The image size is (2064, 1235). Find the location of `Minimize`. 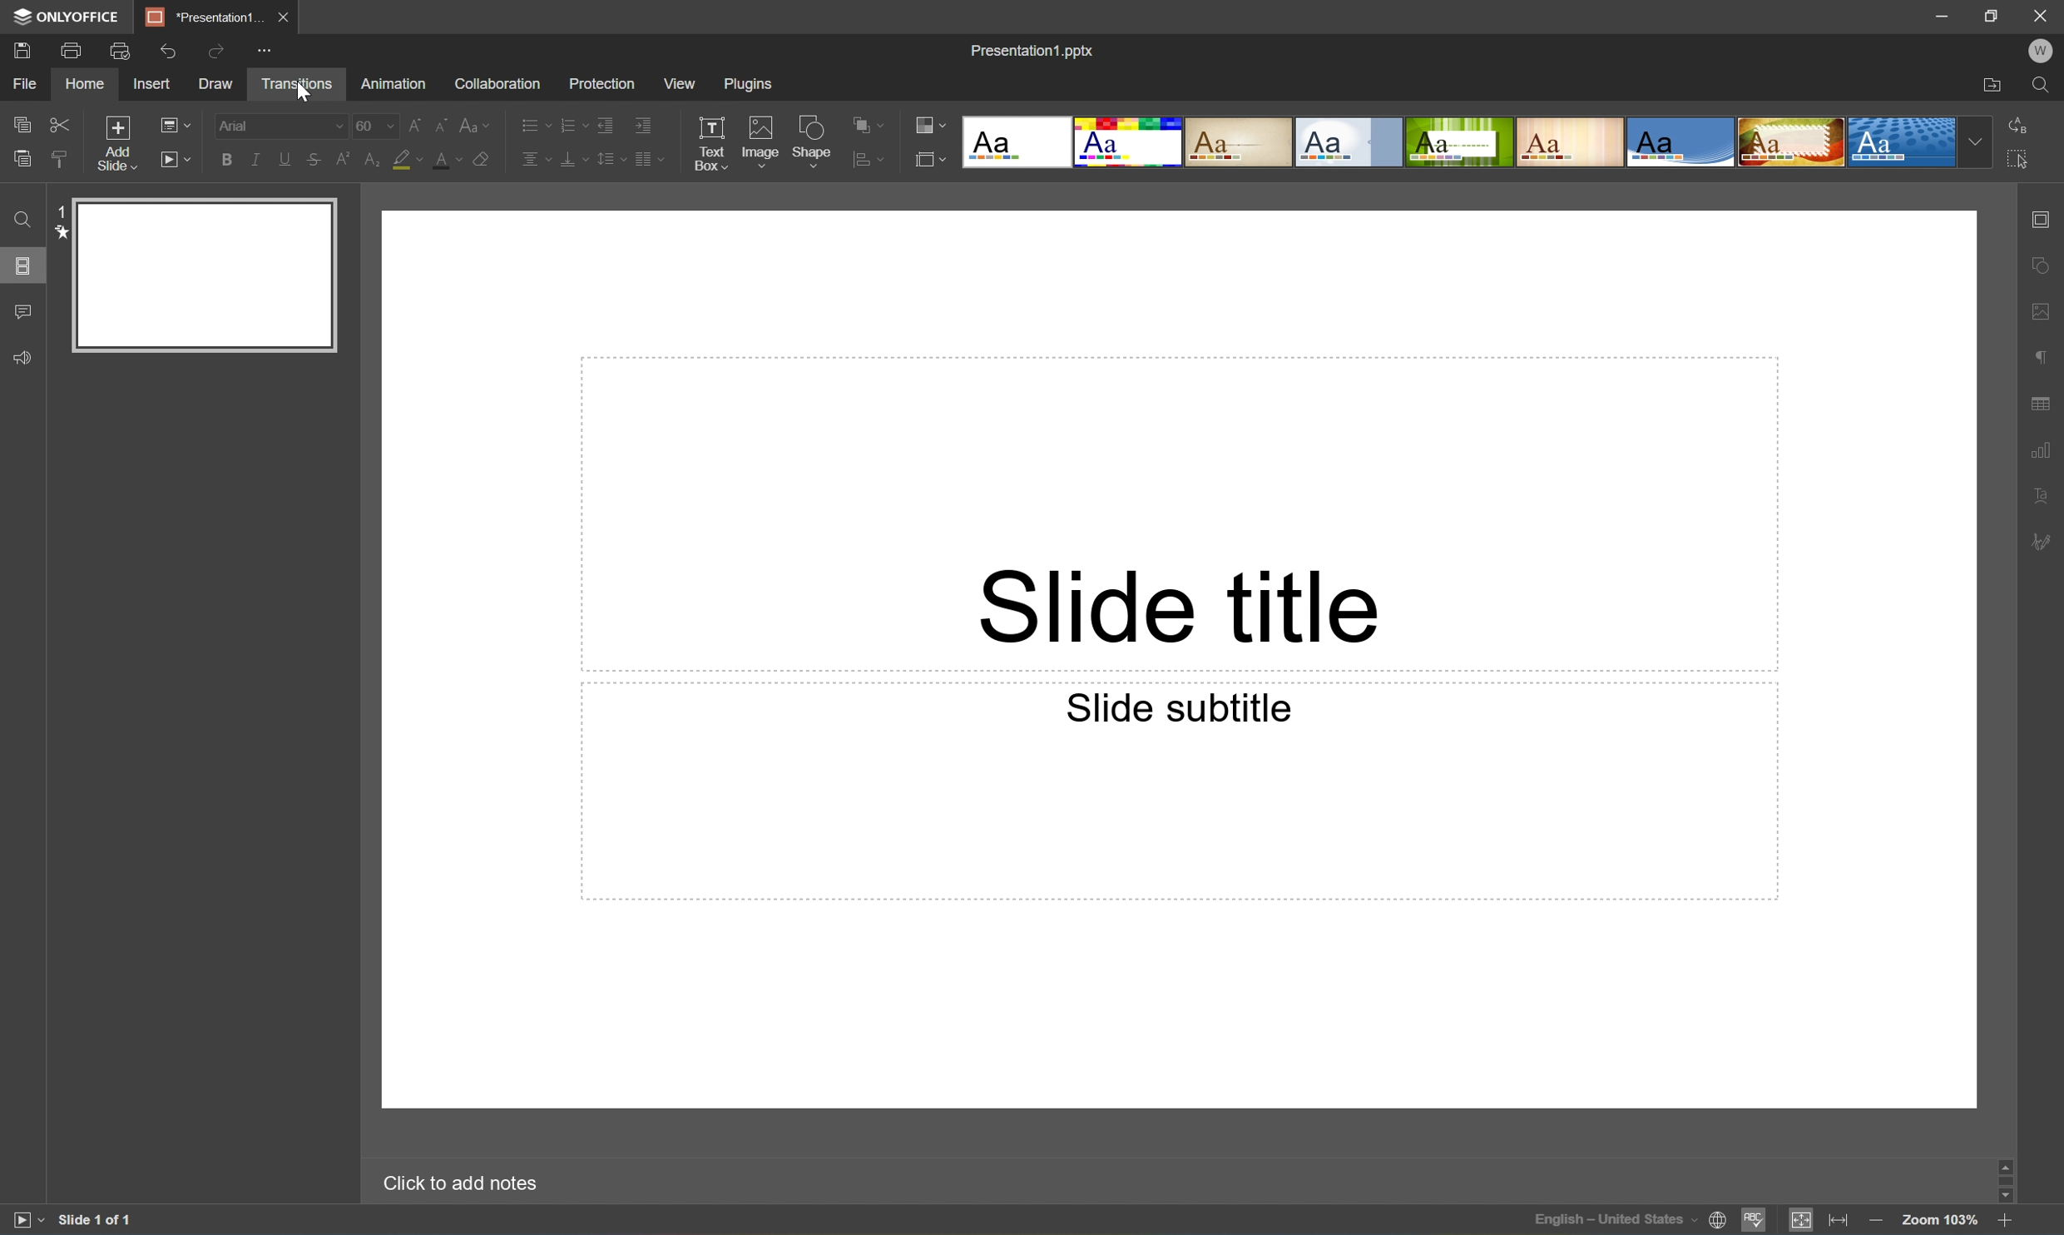

Minimize is located at coordinates (1938, 19).